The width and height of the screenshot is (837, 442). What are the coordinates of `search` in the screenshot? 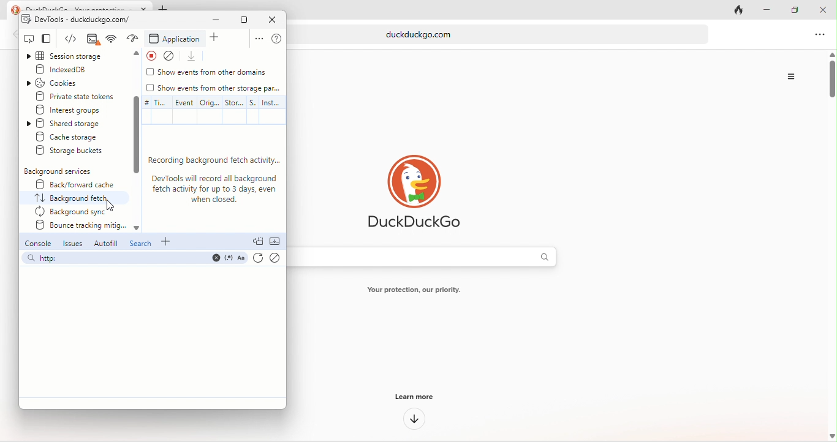 It's located at (140, 245).